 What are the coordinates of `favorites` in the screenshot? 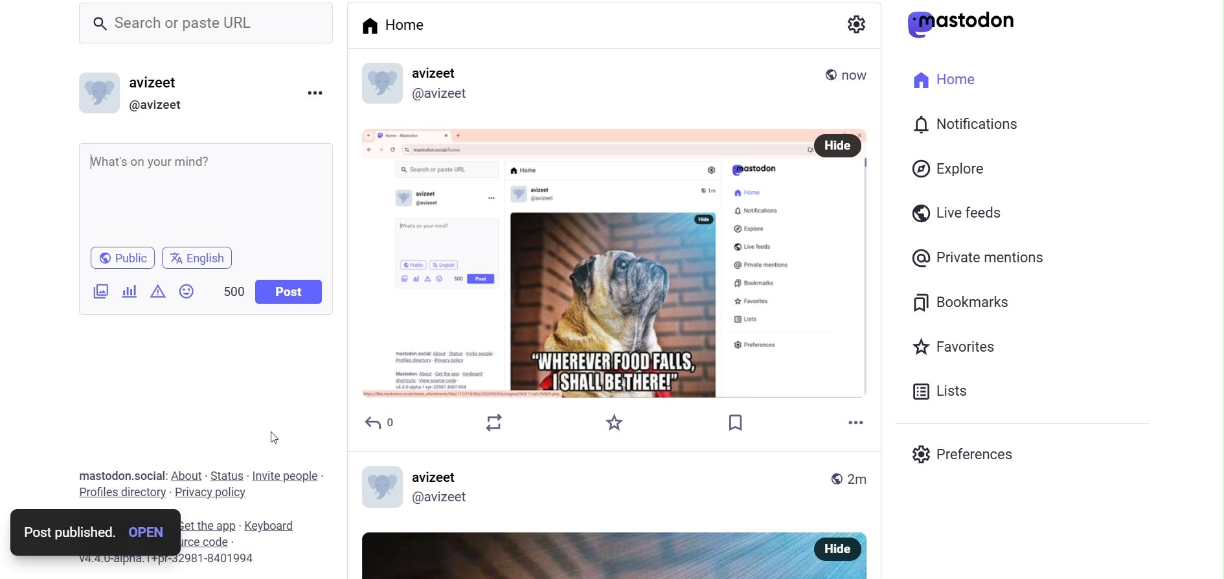 It's located at (961, 345).